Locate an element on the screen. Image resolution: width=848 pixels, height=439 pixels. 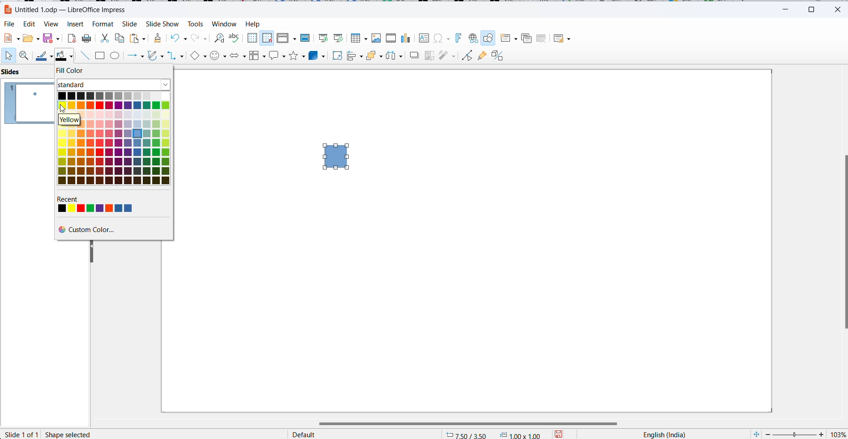
3d objects  is located at coordinates (317, 56).